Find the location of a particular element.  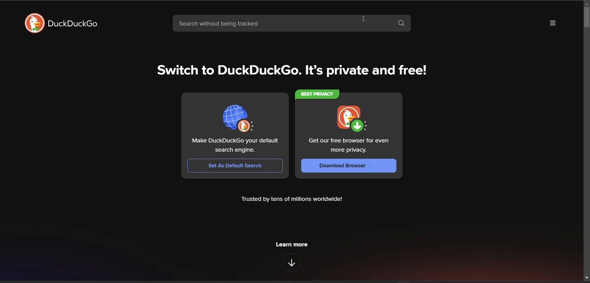

search button is located at coordinates (402, 23).